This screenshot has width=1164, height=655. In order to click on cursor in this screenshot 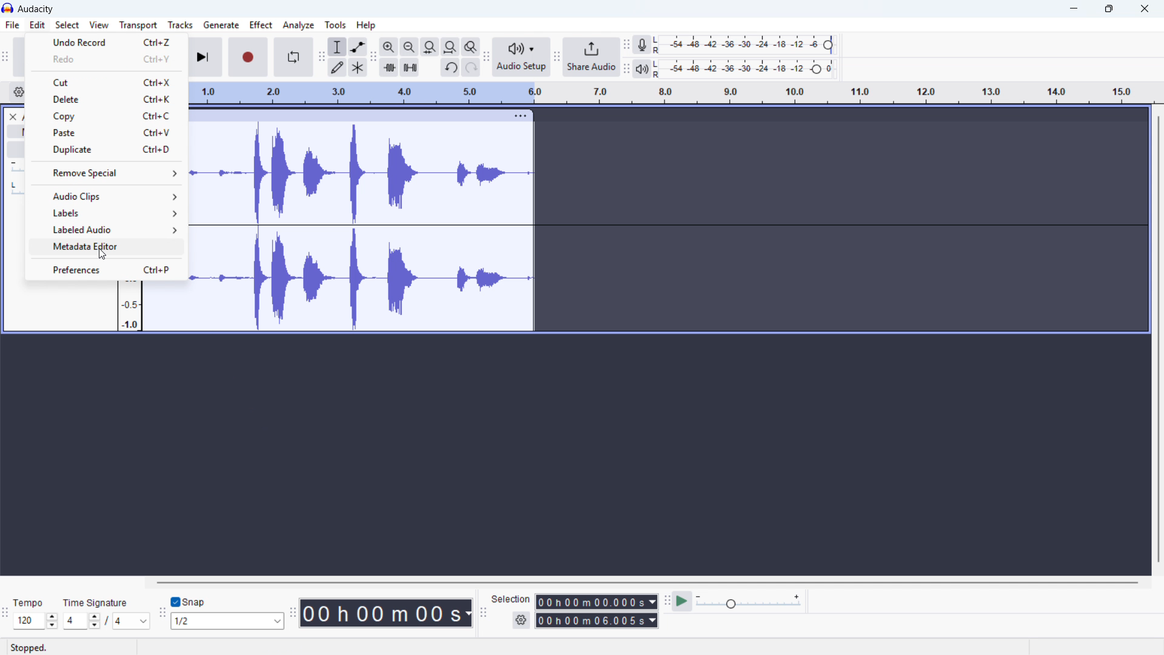, I will do `click(102, 254)`.